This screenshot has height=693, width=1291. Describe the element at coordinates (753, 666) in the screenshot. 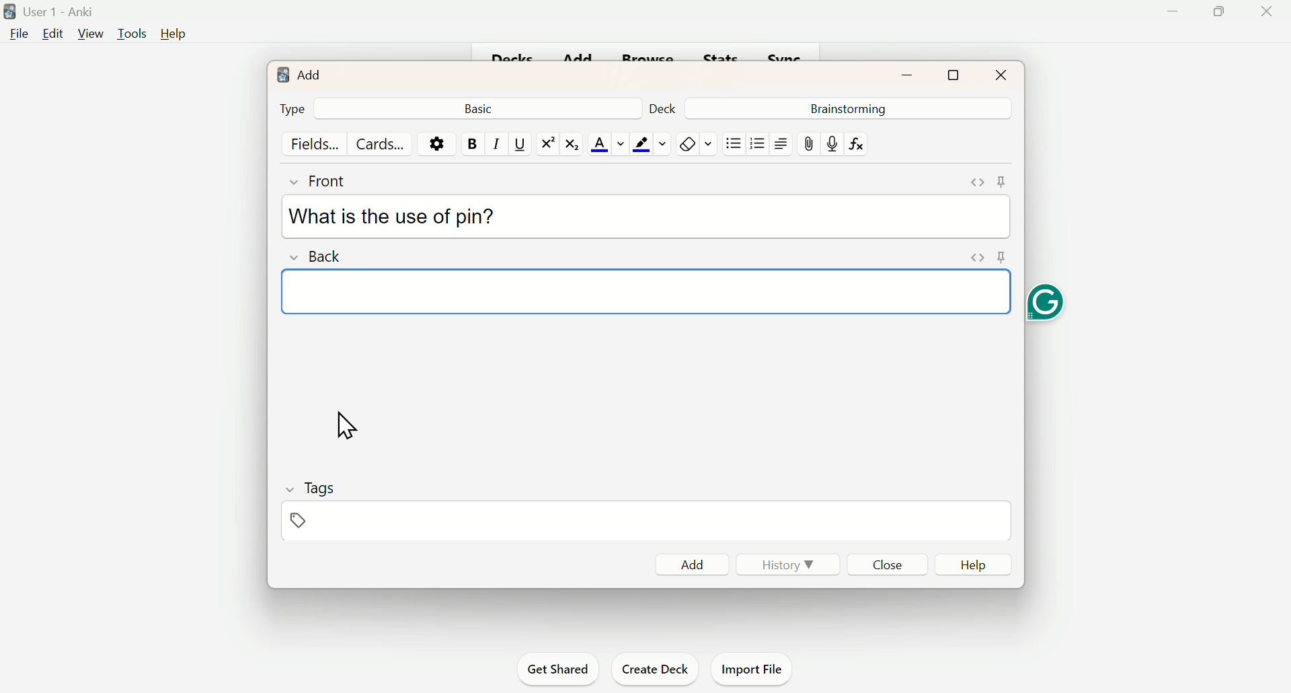

I see `Import File` at that location.